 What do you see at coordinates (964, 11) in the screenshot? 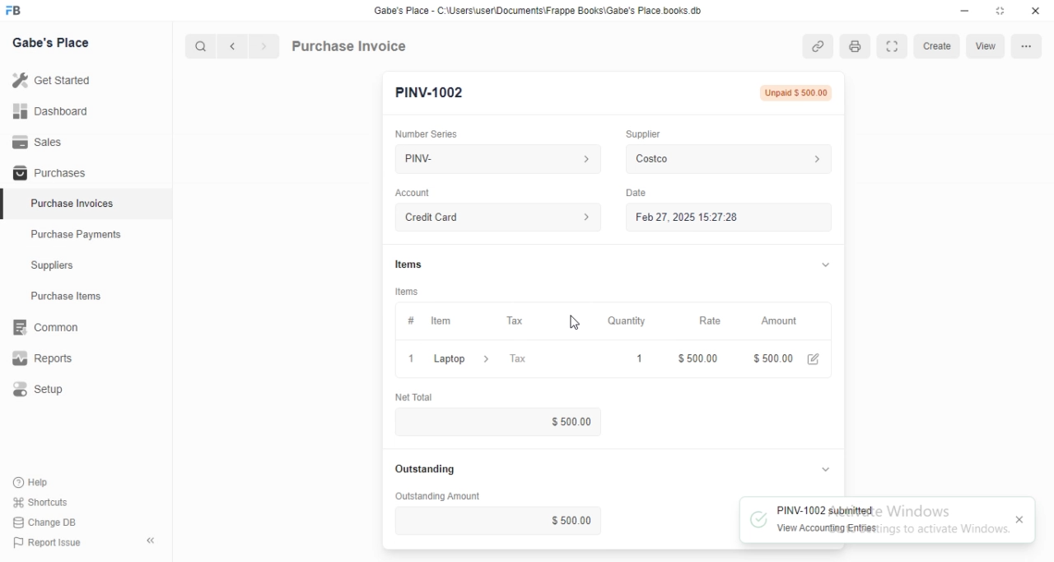
I see `Minimize` at bounding box center [964, 11].